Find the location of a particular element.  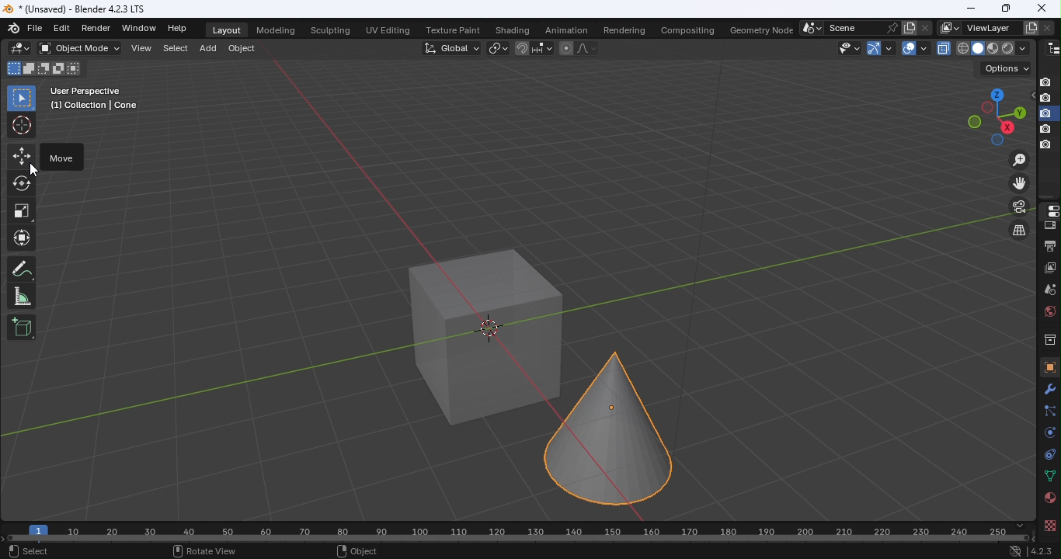

Remove view layer is located at coordinates (1047, 26).